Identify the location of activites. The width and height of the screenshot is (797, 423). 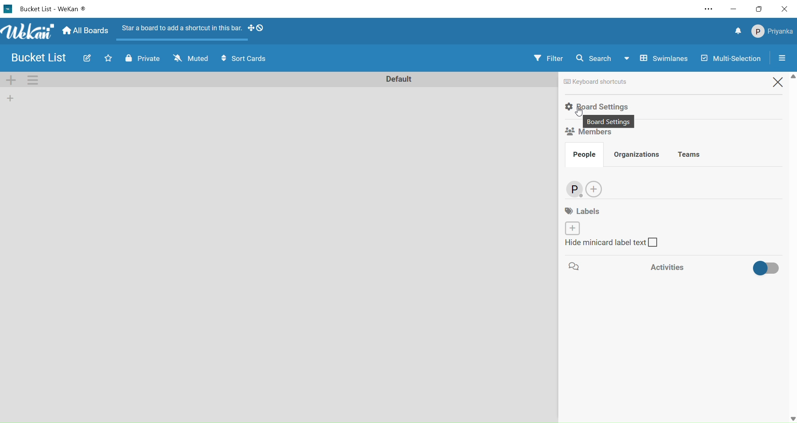
(716, 267).